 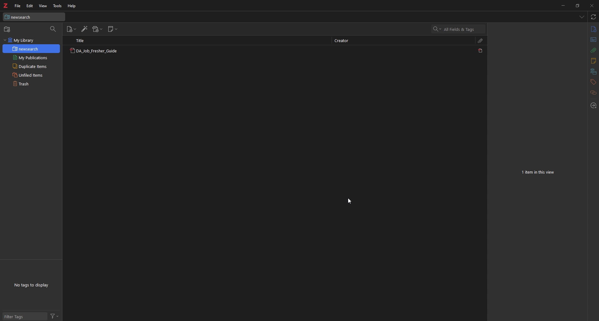 What do you see at coordinates (31, 40) in the screenshot?
I see `my library` at bounding box center [31, 40].